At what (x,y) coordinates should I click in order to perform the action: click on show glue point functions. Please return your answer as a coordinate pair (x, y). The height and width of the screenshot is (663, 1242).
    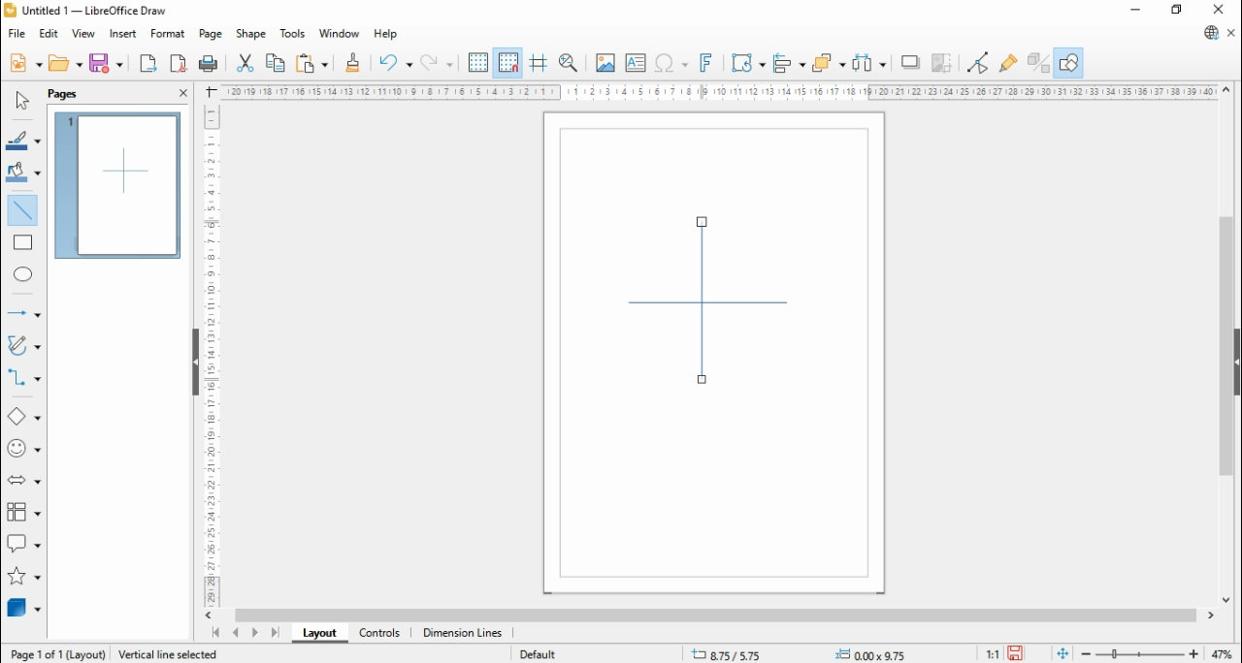
    Looking at the image, I should click on (1007, 62).